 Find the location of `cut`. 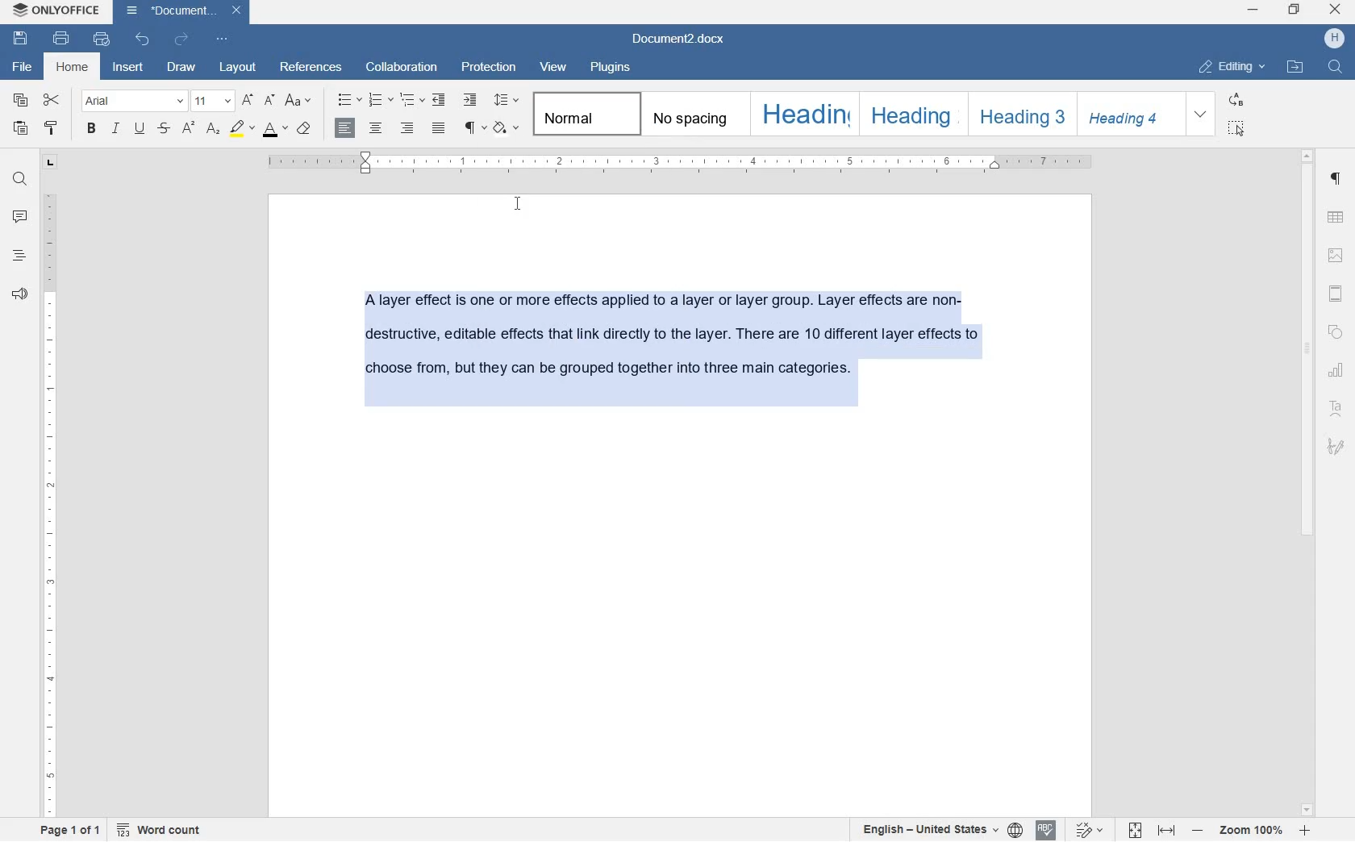

cut is located at coordinates (52, 101).